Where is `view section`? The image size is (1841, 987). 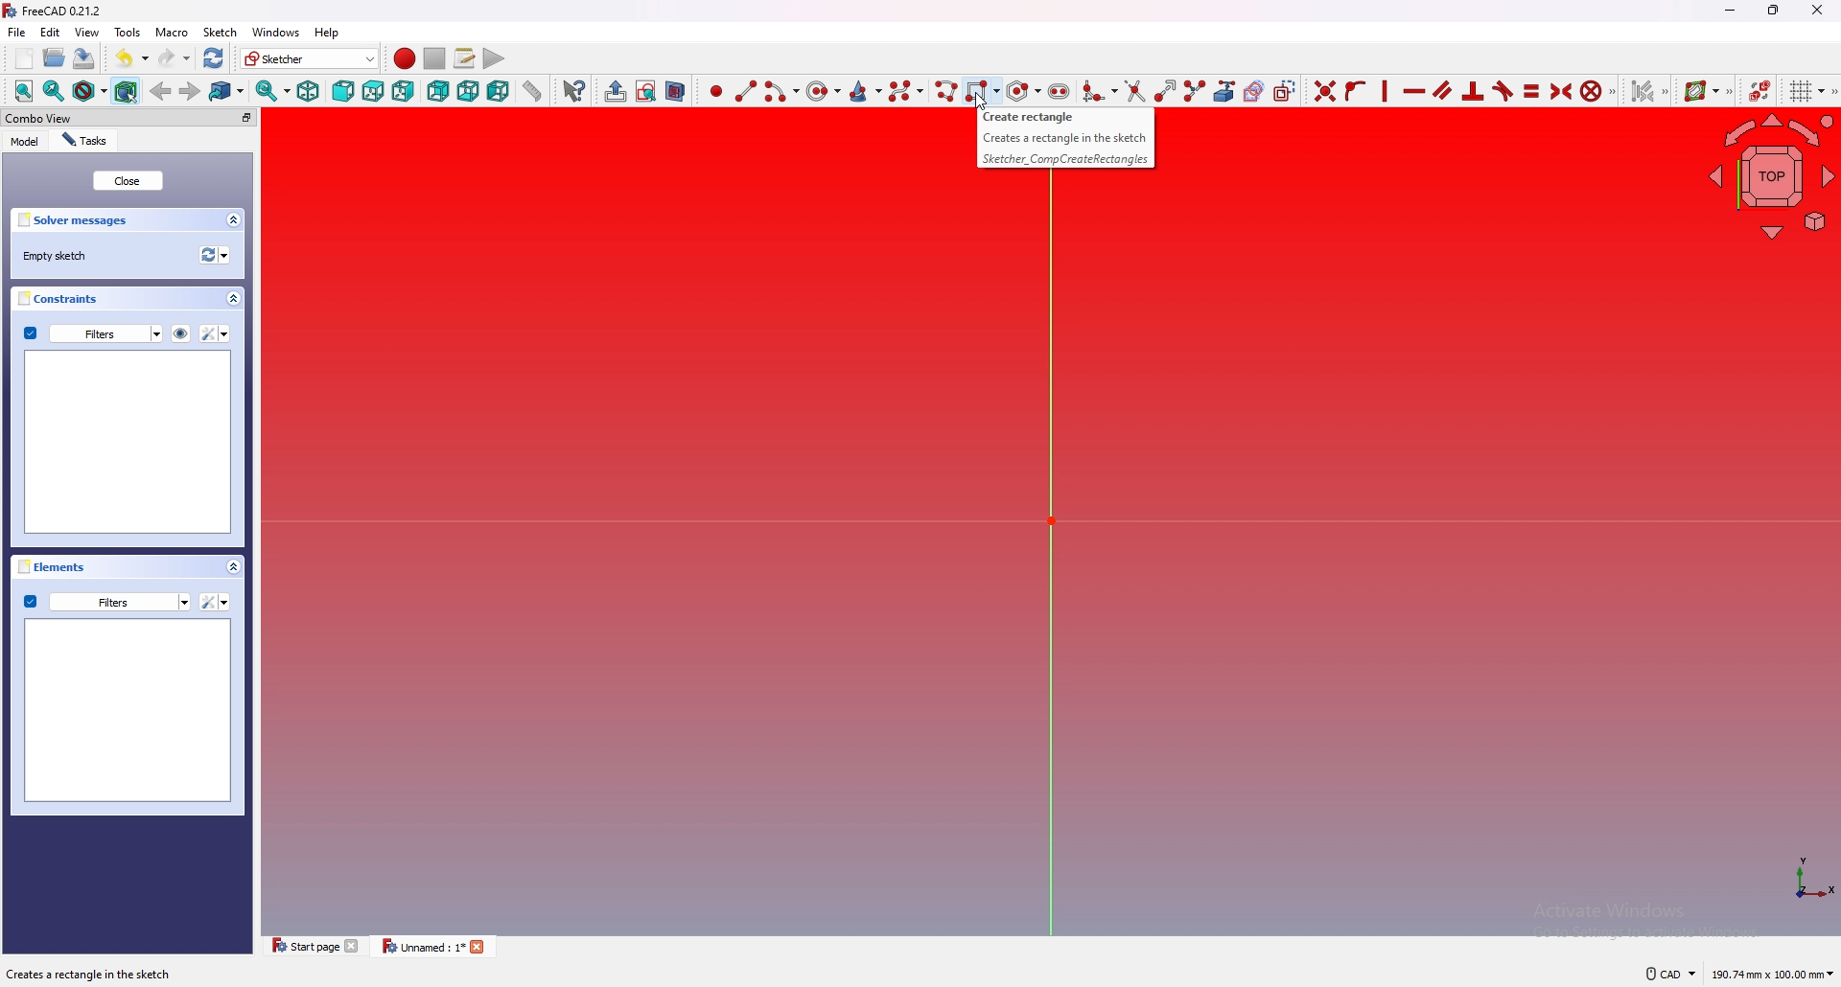
view section is located at coordinates (676, 92).